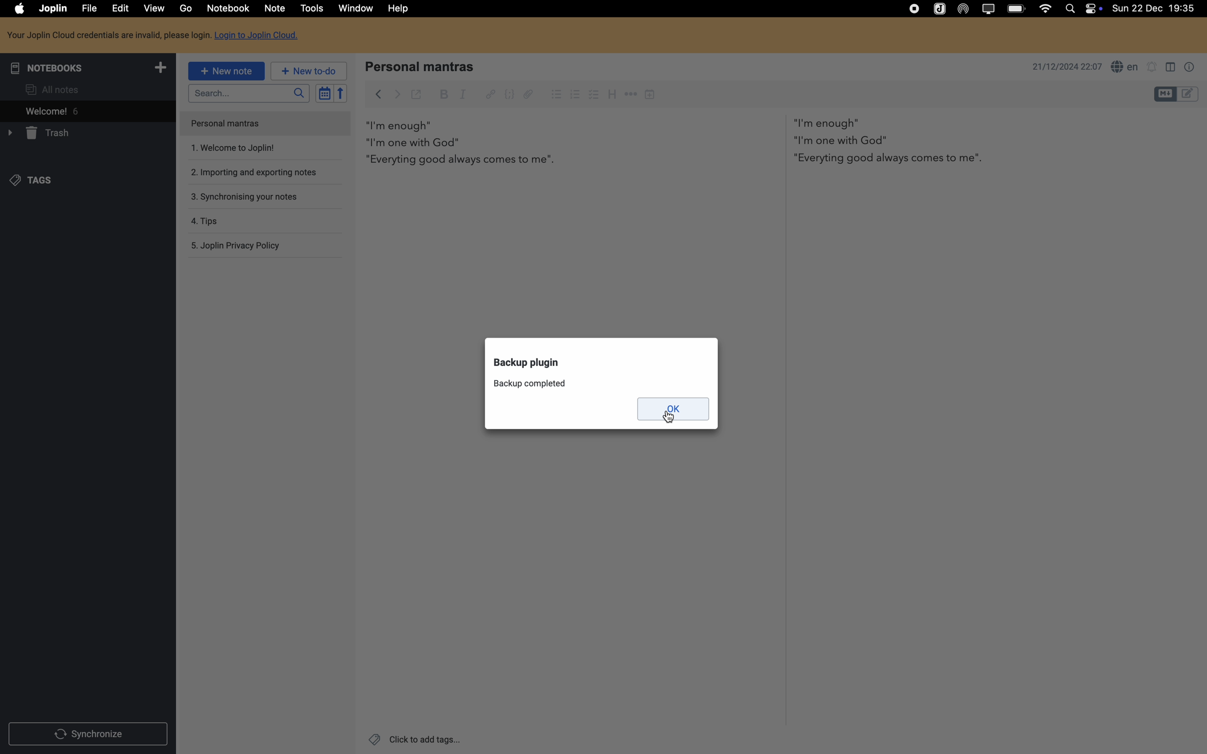 This screenshot has width=1207, height=754. Describe the element at coordinates (226, 71) in the screenshot. I see `new note` at that location.